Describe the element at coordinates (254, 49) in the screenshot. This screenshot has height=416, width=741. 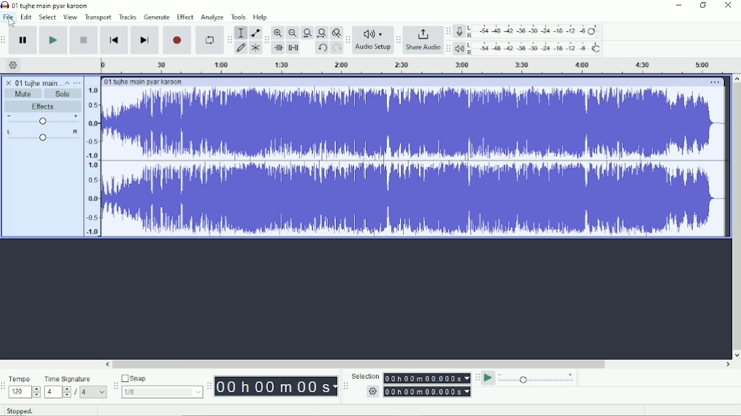
I see `Multi-tool` at that location.